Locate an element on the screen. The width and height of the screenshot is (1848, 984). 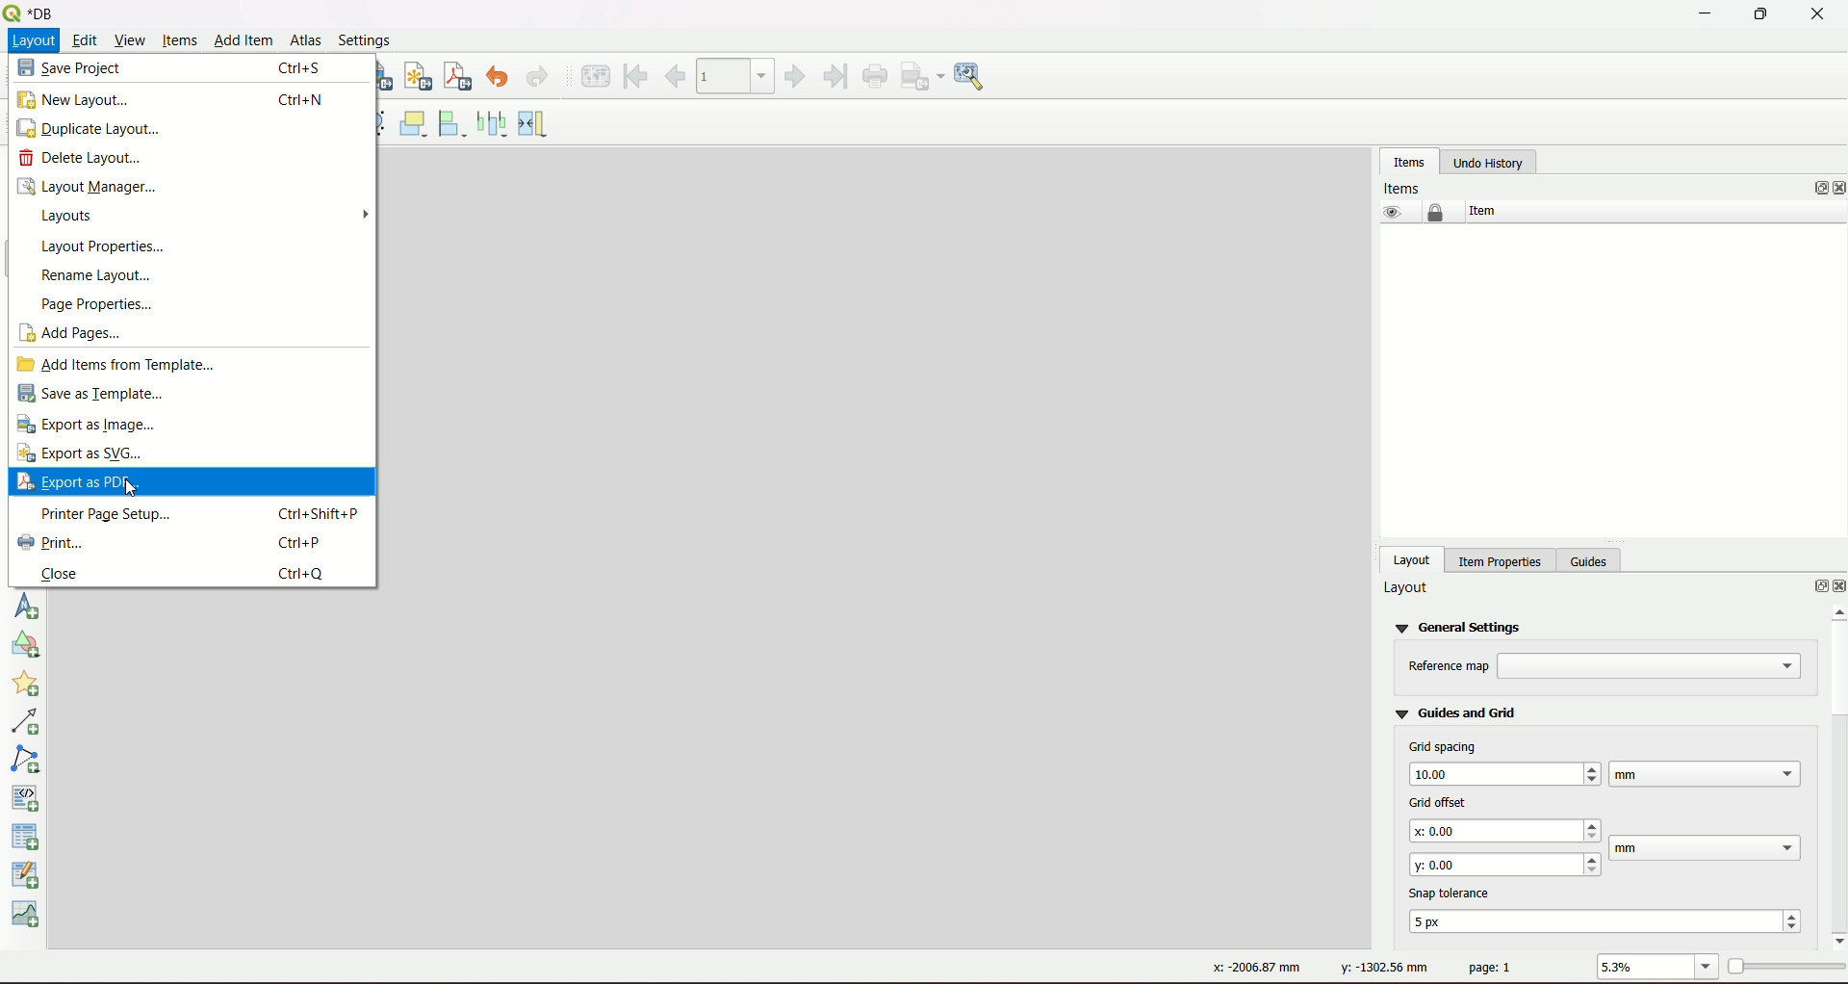
guides is located at coordinates (1592, 558).